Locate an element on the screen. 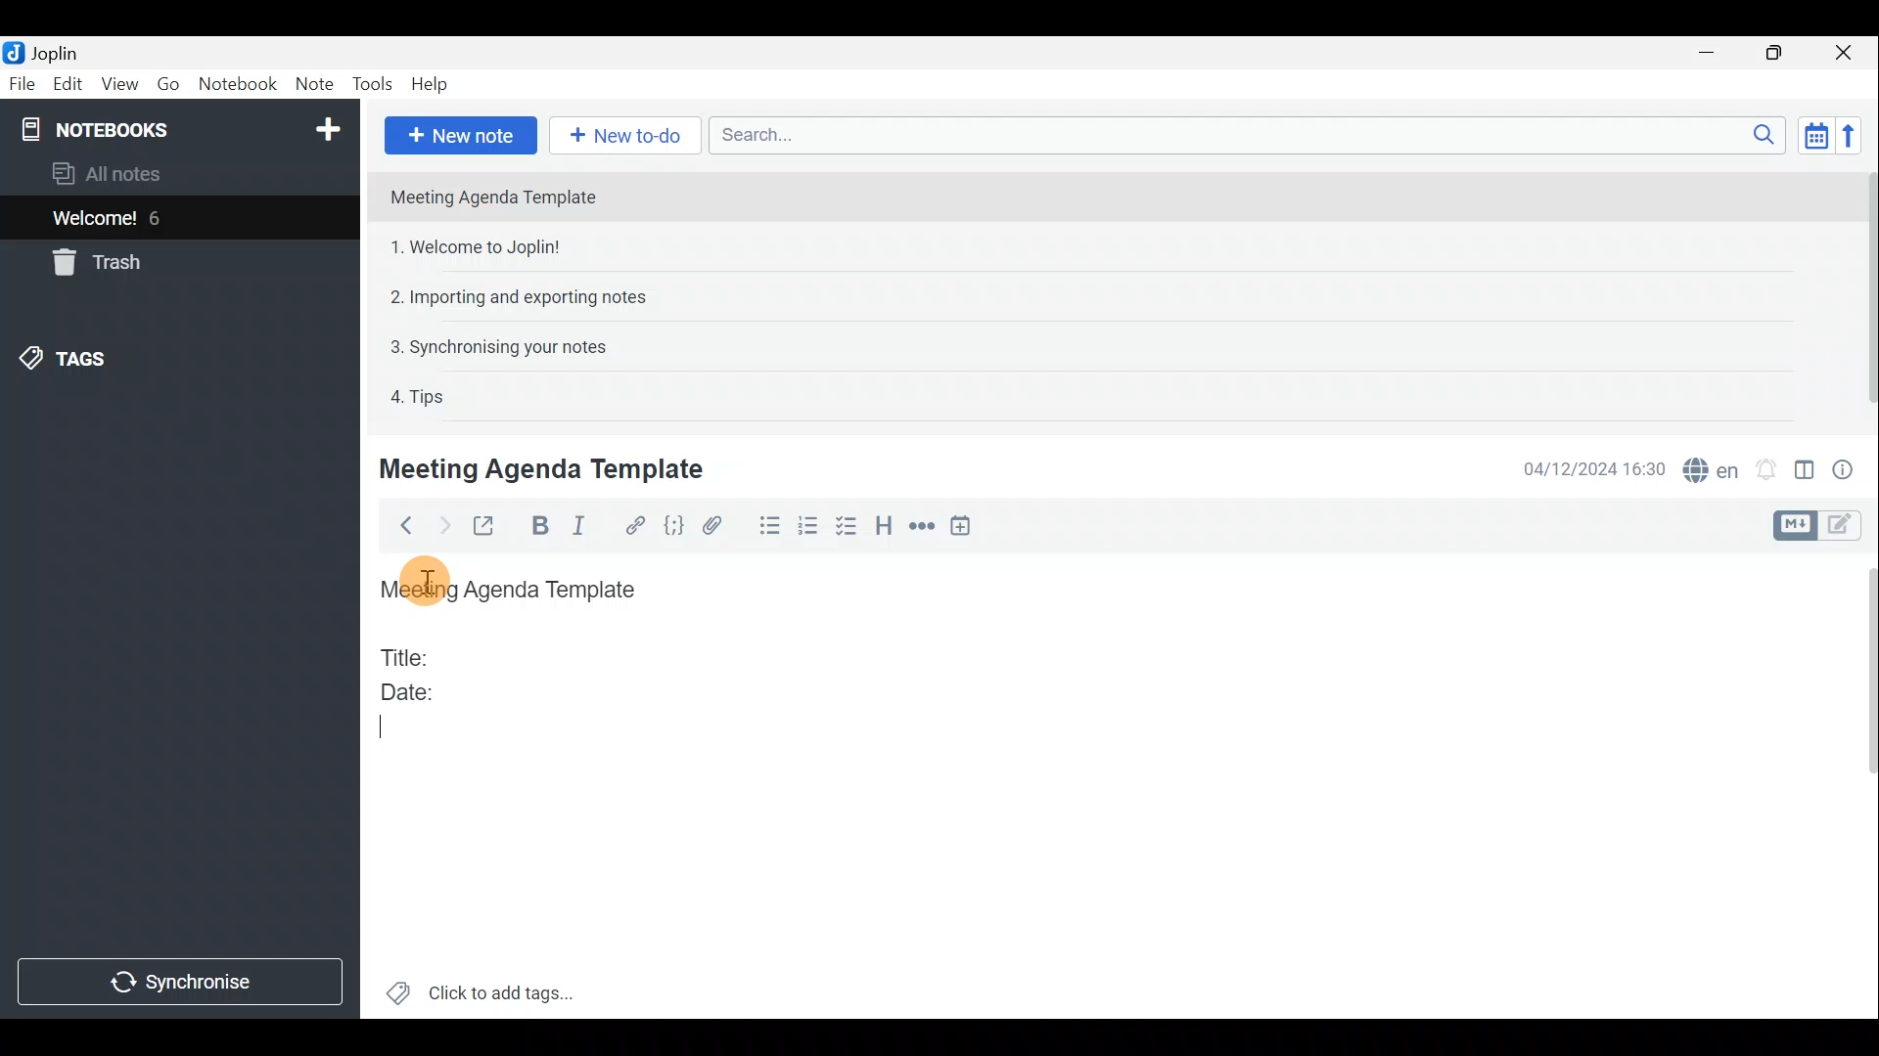  View is located at coordinates (116, 86).